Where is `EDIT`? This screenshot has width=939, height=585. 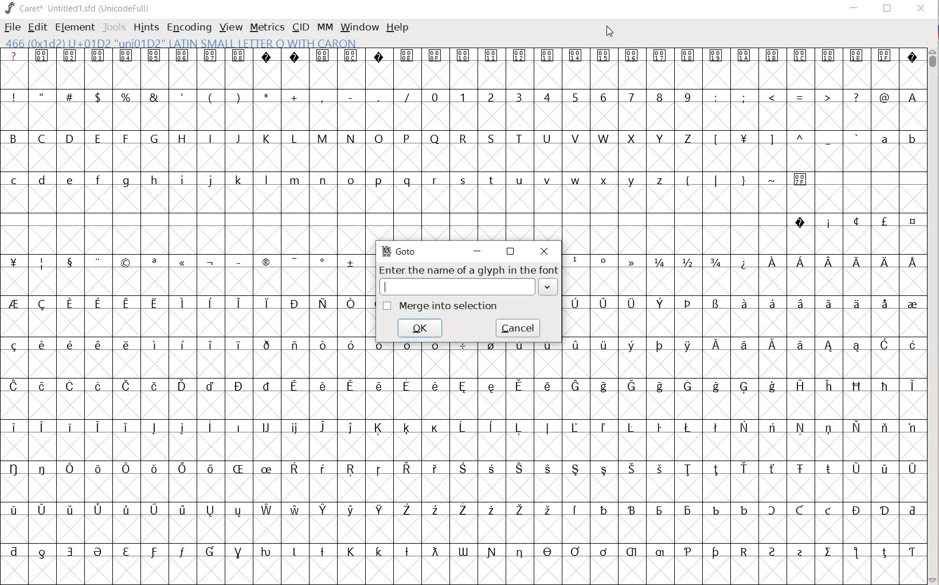 EDIT is located at coordinates (38, 28).